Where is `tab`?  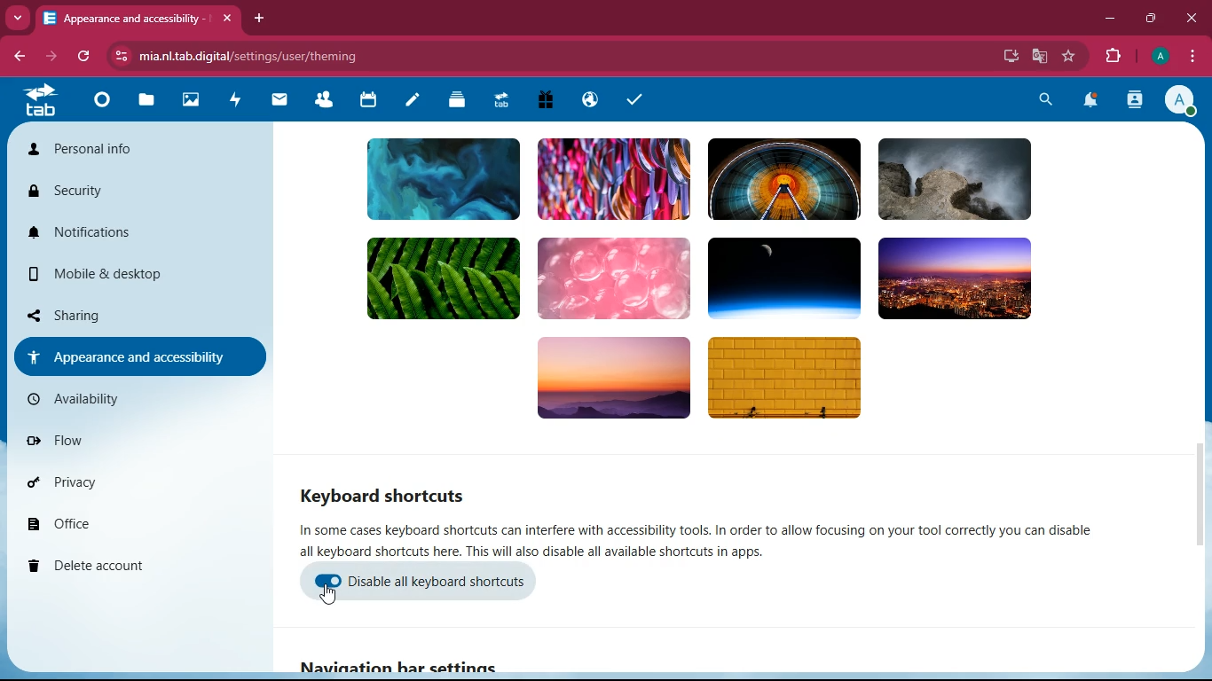 tab is located at coordinates (137, 14).